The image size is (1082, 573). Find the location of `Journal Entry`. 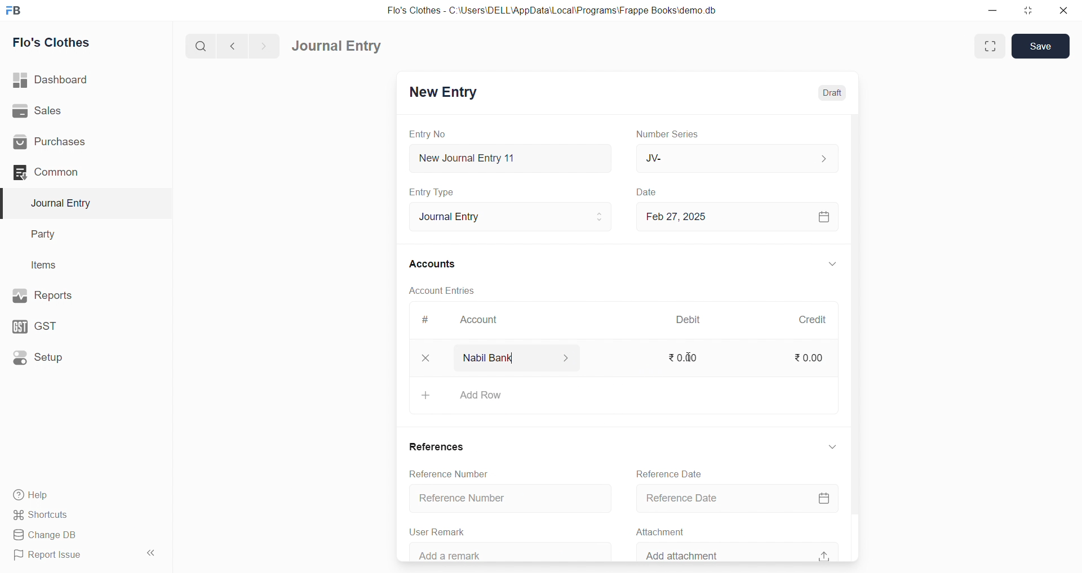

Journal Entry is located at coordinates (512, 217).